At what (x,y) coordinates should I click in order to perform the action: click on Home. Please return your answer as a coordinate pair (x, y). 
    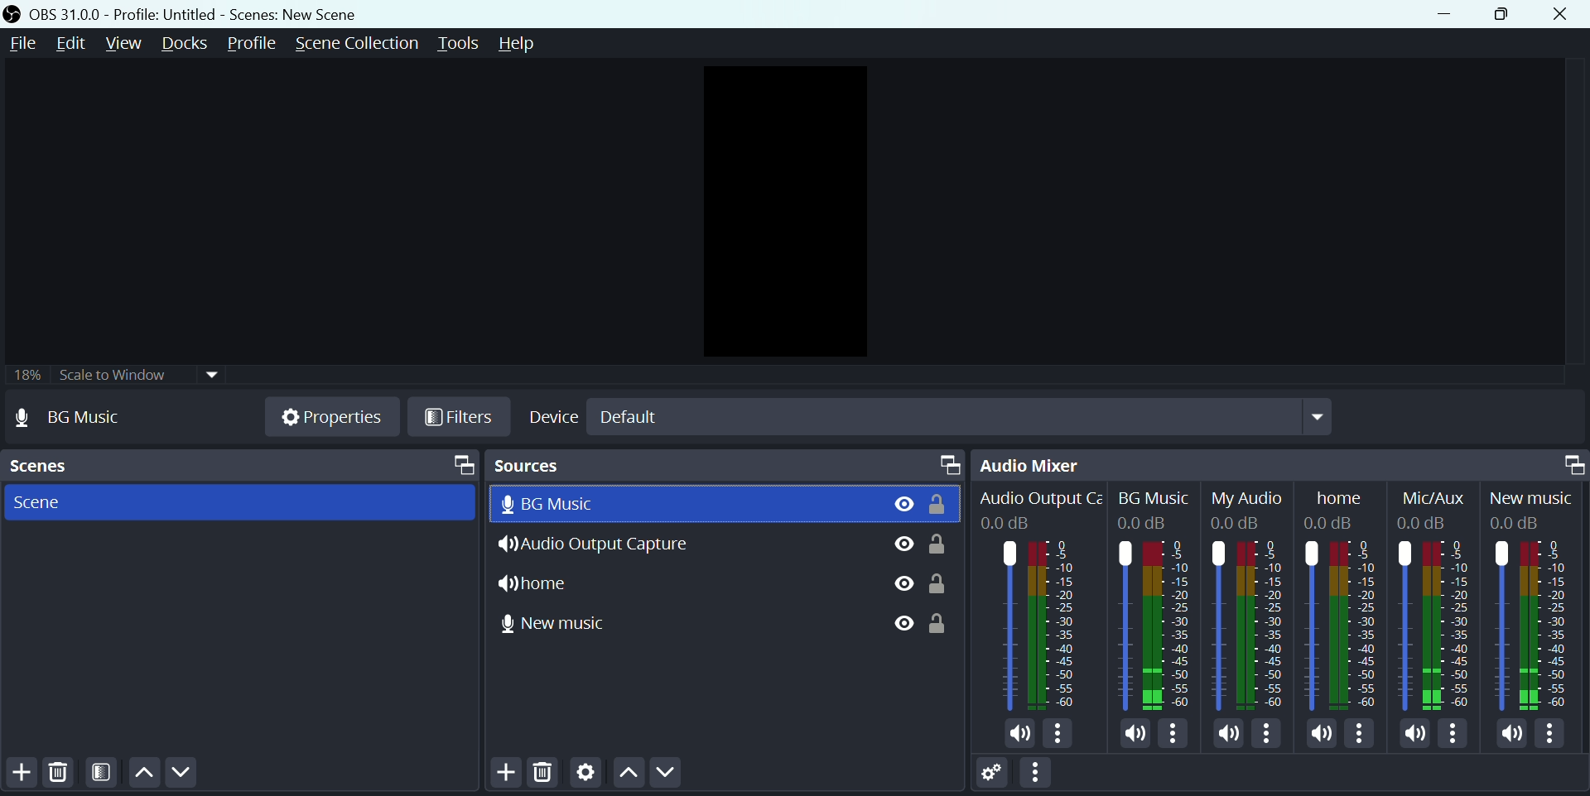
    Looking at the image, I should click on (1346, 597).